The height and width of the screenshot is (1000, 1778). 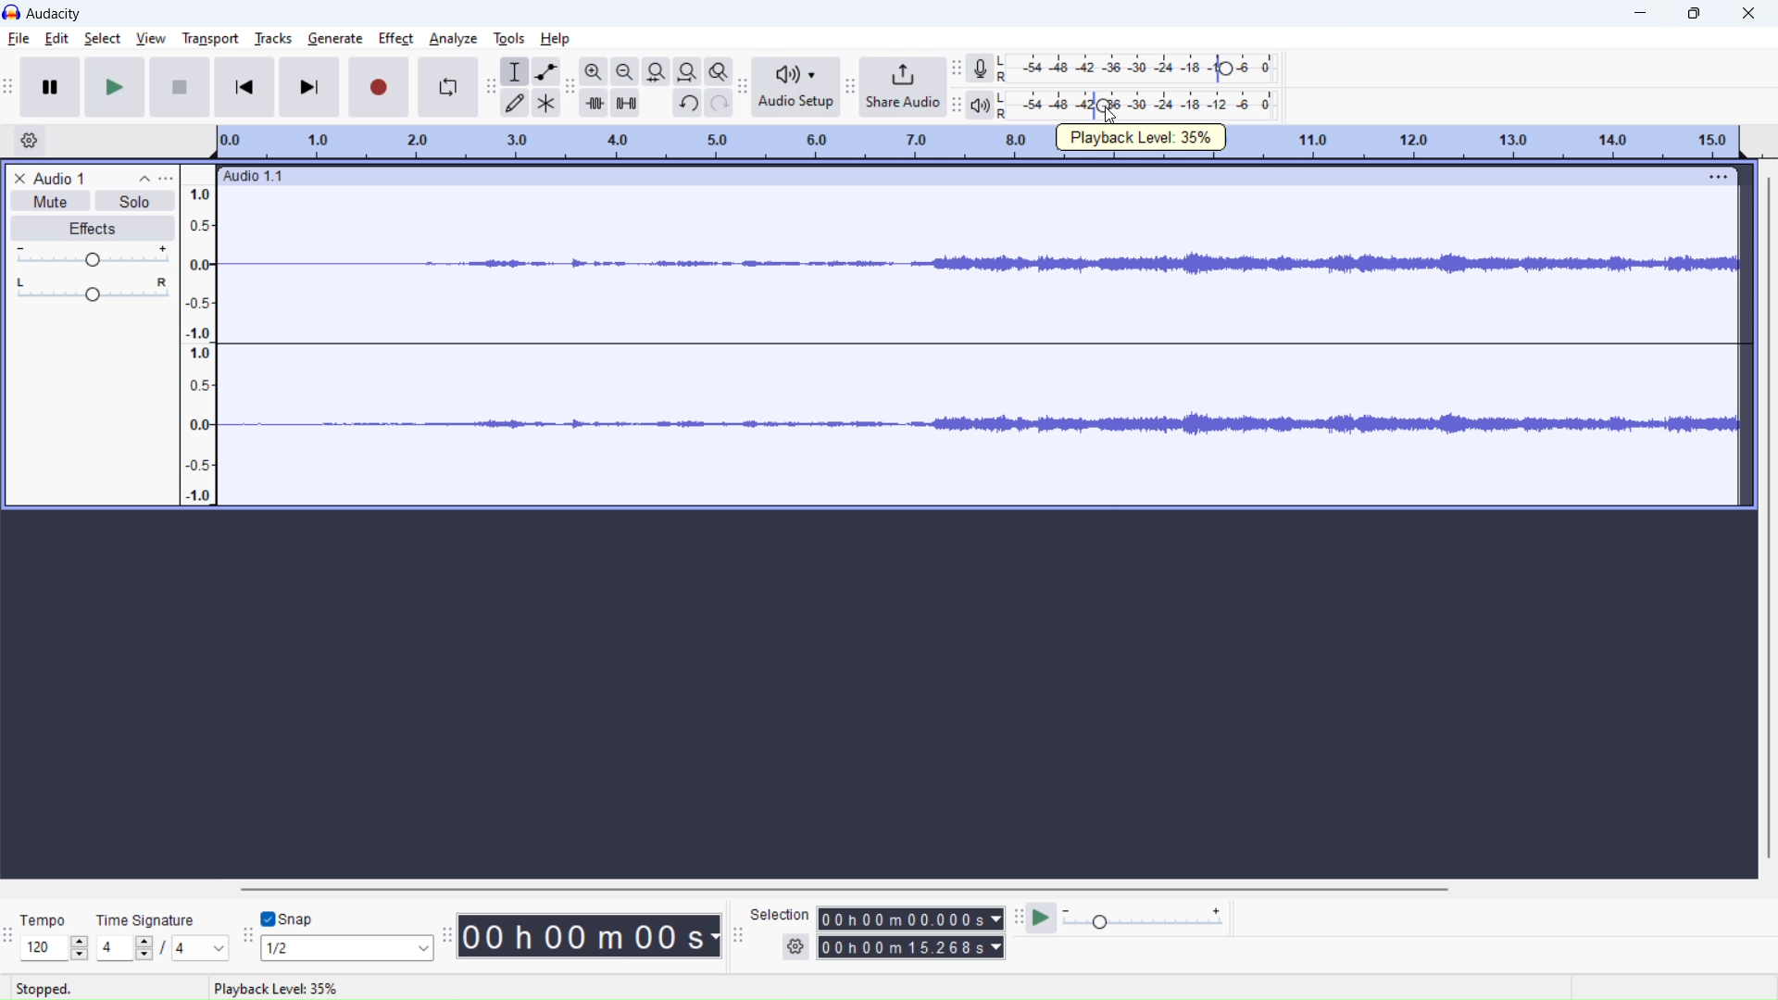 I want to click on delete audio, so click(x=19, y=178).